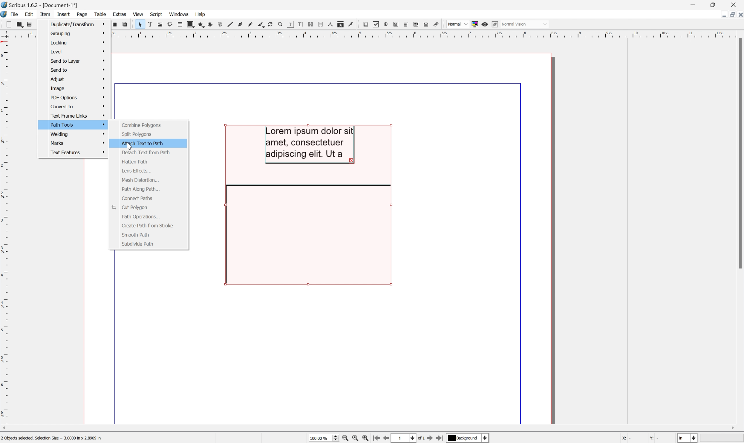 The width and height of the screenshot is (744, 443). What do you see at coordinates (457, 23) in the screenshot?
I see `Normal` at bounding box center [457, 23].